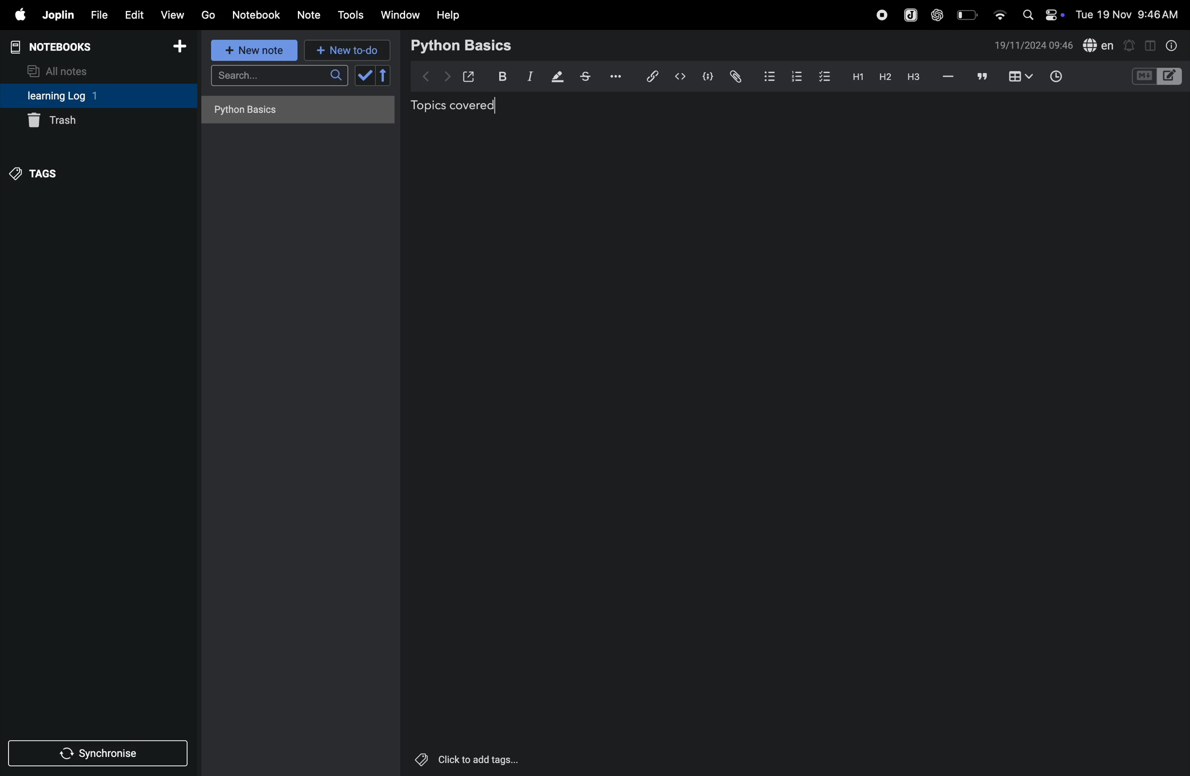 The width and height of the screenshot is (1190, 776). What do you see at coordinates (613, 75) in the screenshot?
I see `options` at bounding box center [613, 75].